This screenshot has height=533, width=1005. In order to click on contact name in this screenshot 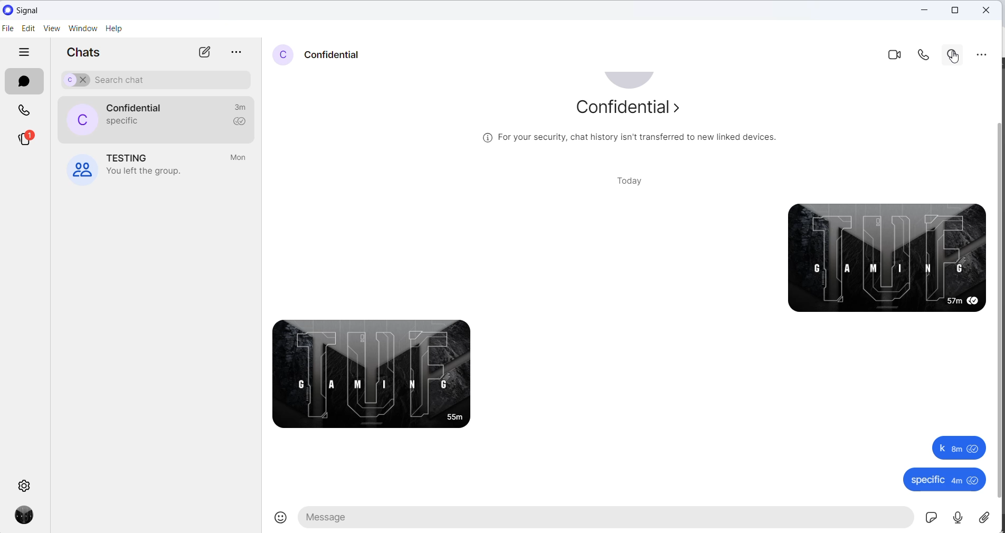, I will do `click(134, 107)`.